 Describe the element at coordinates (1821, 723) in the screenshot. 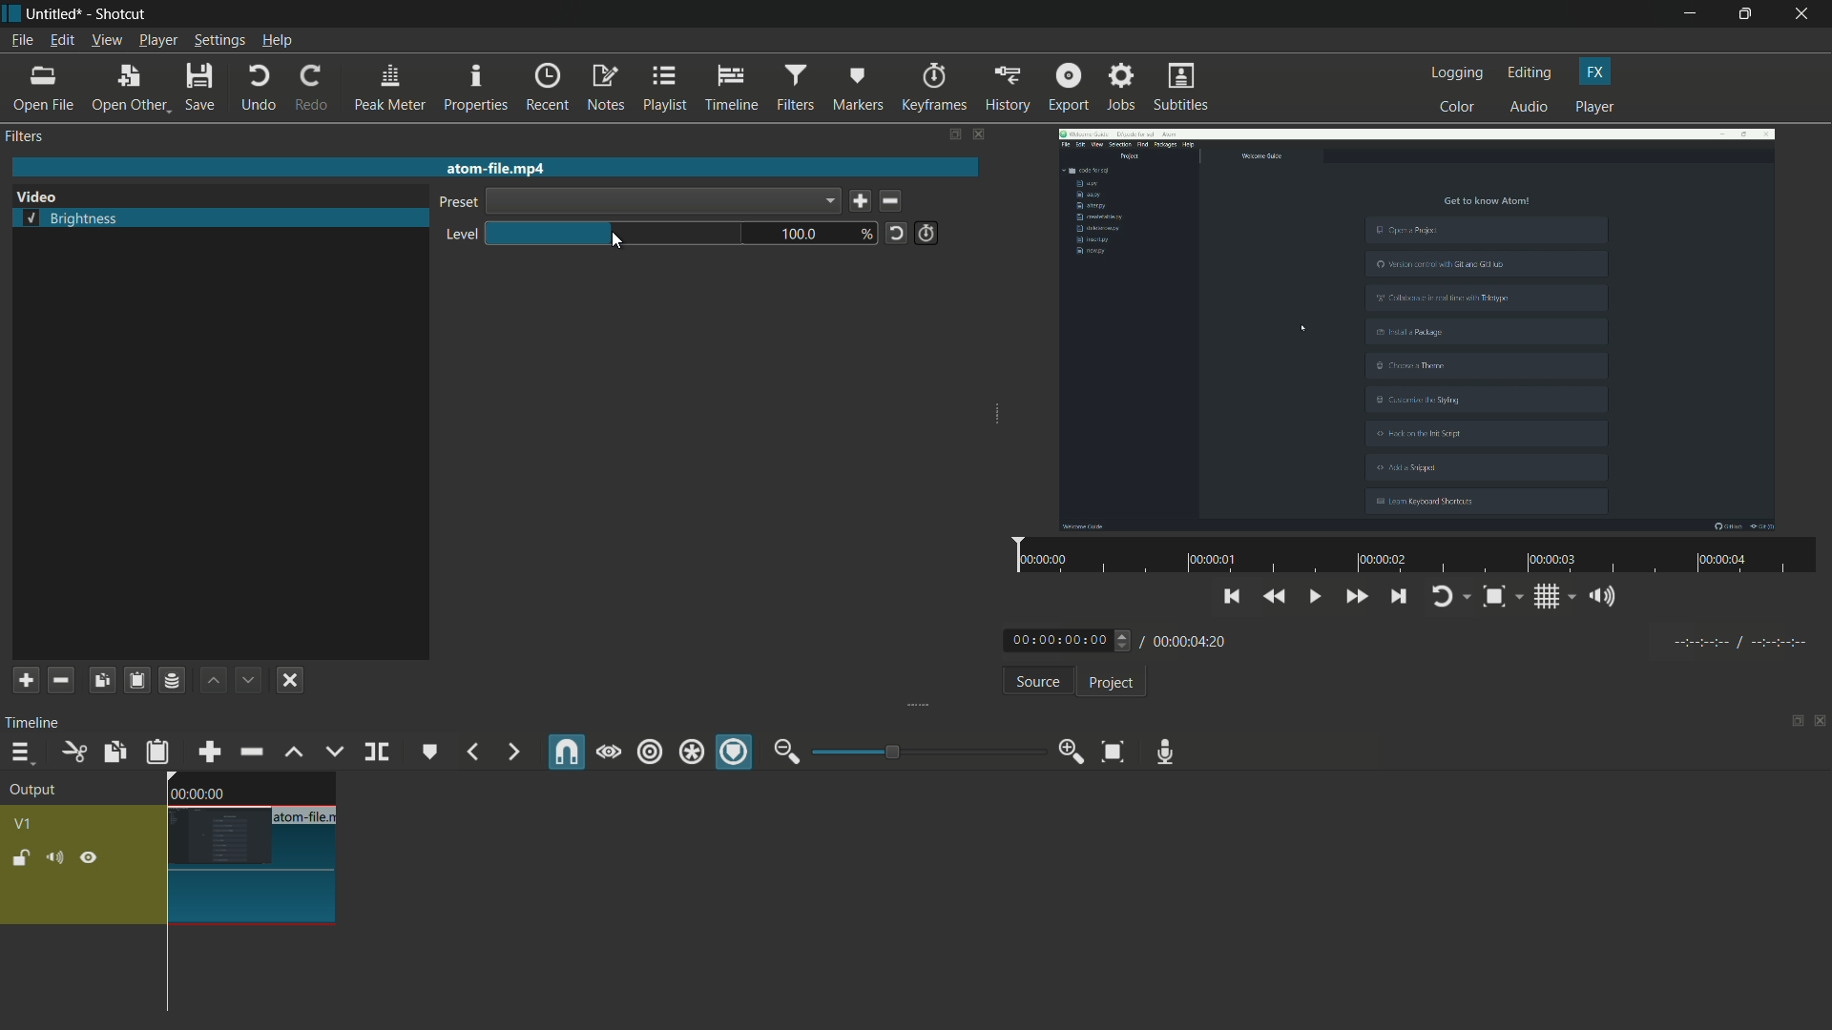

I see `close panel` at that location.